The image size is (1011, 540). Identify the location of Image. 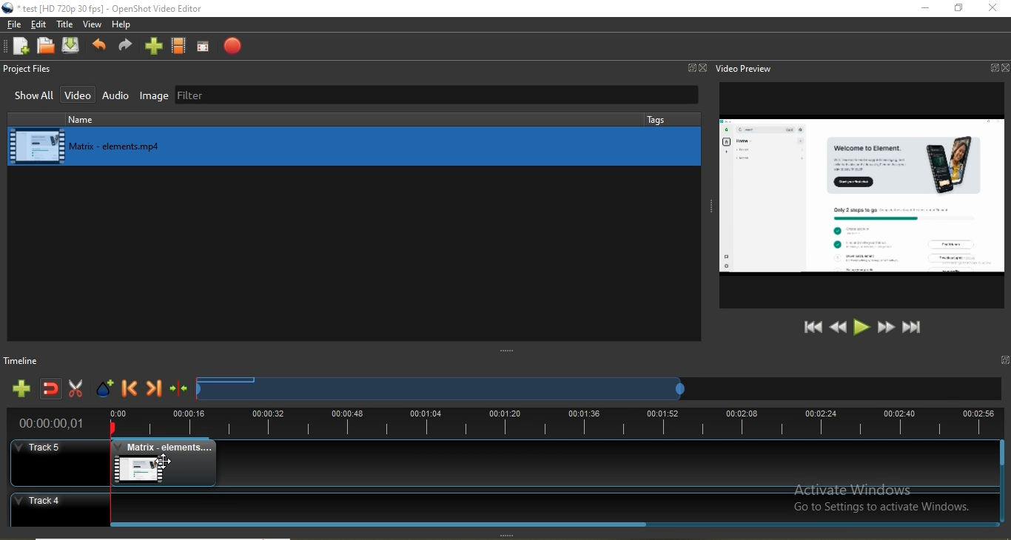
(154, 98).